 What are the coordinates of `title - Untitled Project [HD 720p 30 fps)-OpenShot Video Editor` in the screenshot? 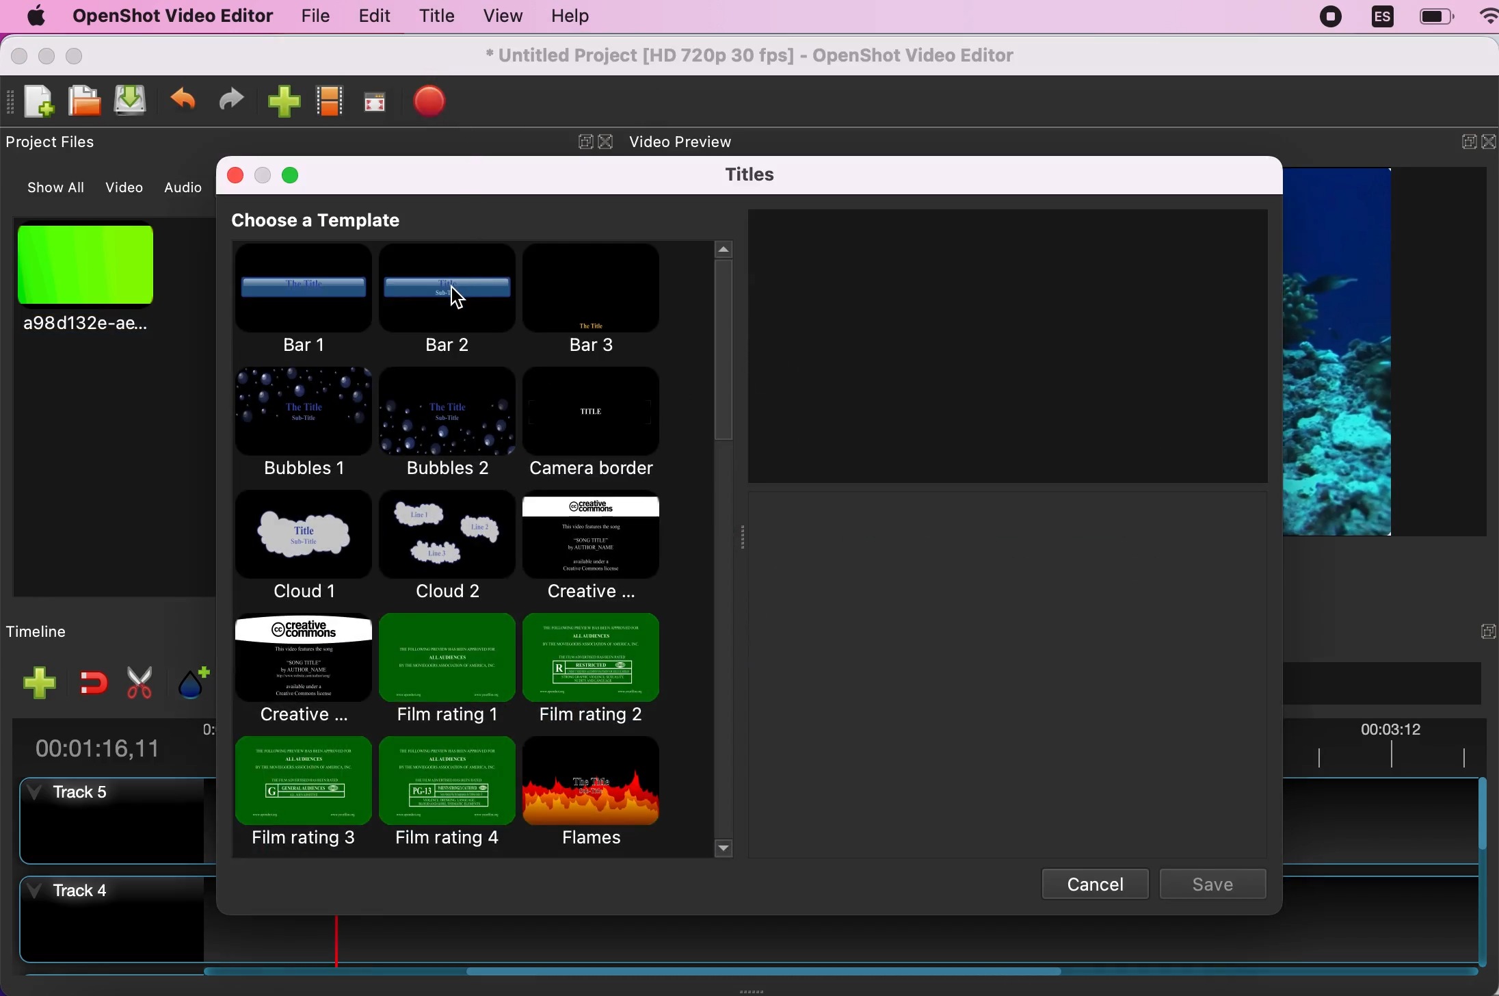 It's located at (752, 57).